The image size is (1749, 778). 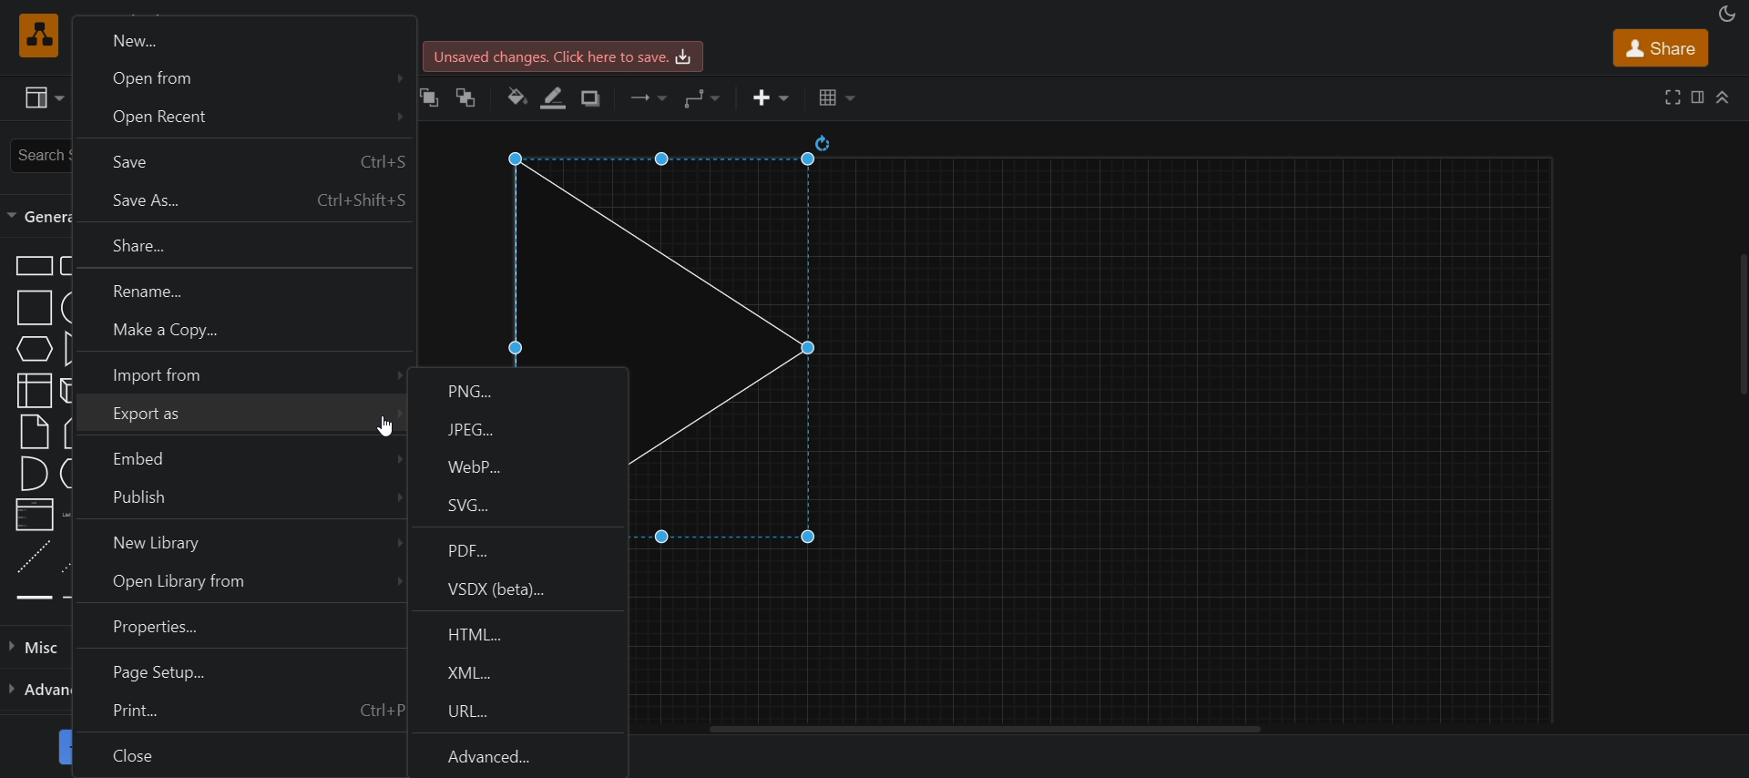 What do you see at coordinates (235, 501) in the screenshot?
I see `publish` at bounding box center [235, 501].